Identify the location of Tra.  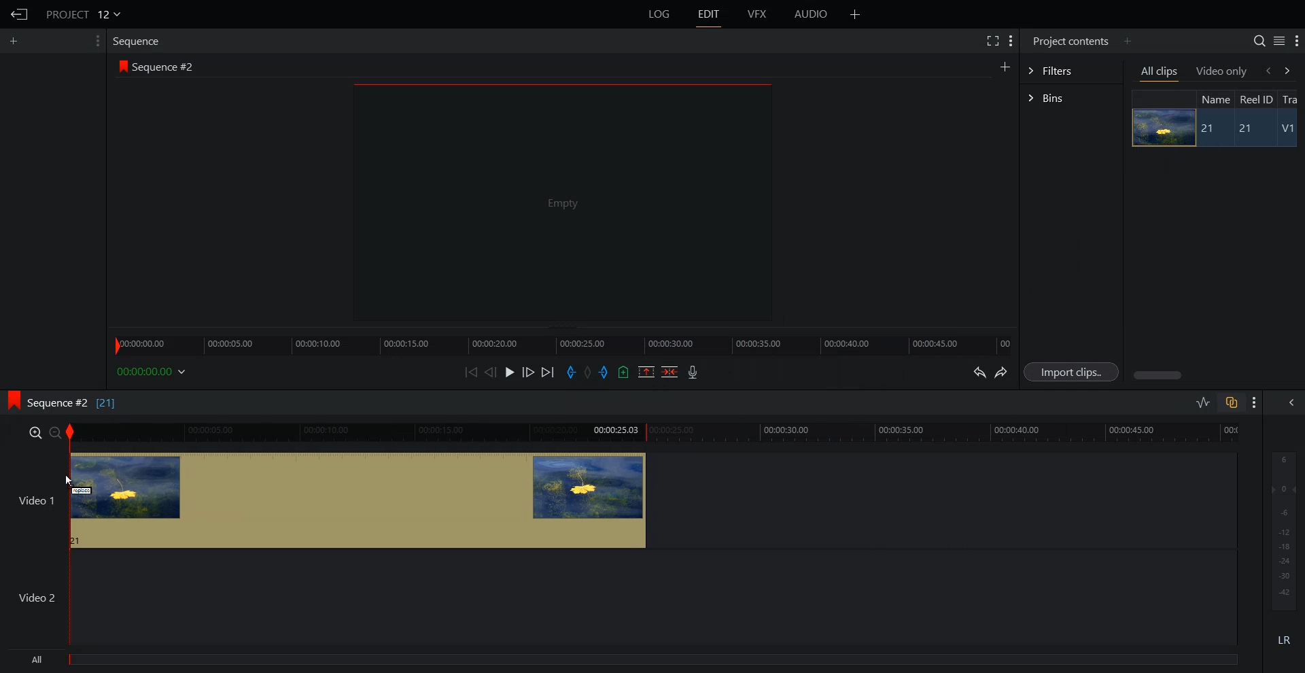
(1291, 99).